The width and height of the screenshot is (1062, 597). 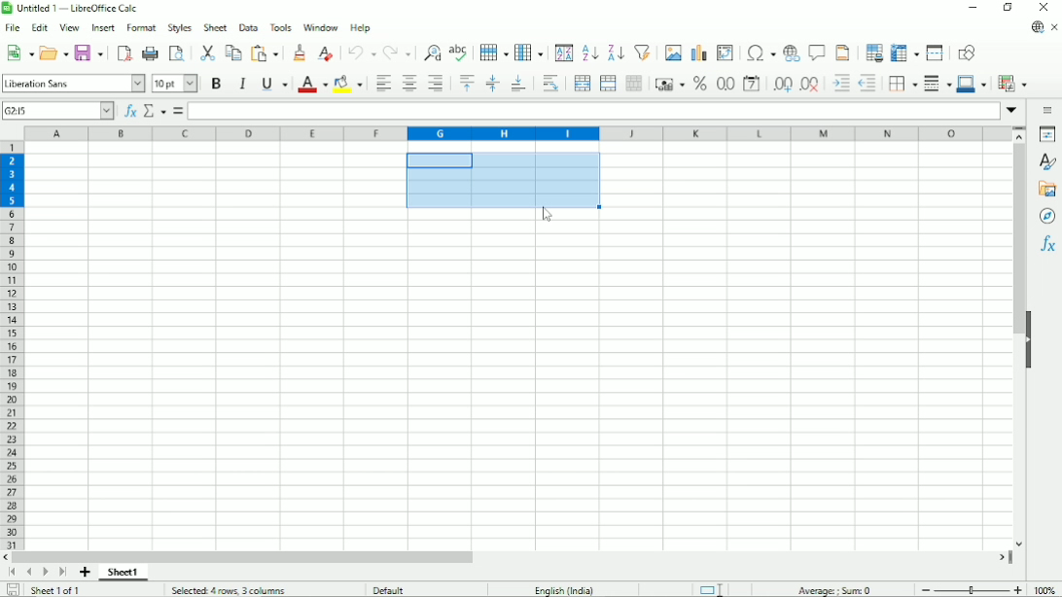 What do you see at coordinates (125, 573) in the screenshot?
I see `Sheet 1` at bounding box center [125, 573].